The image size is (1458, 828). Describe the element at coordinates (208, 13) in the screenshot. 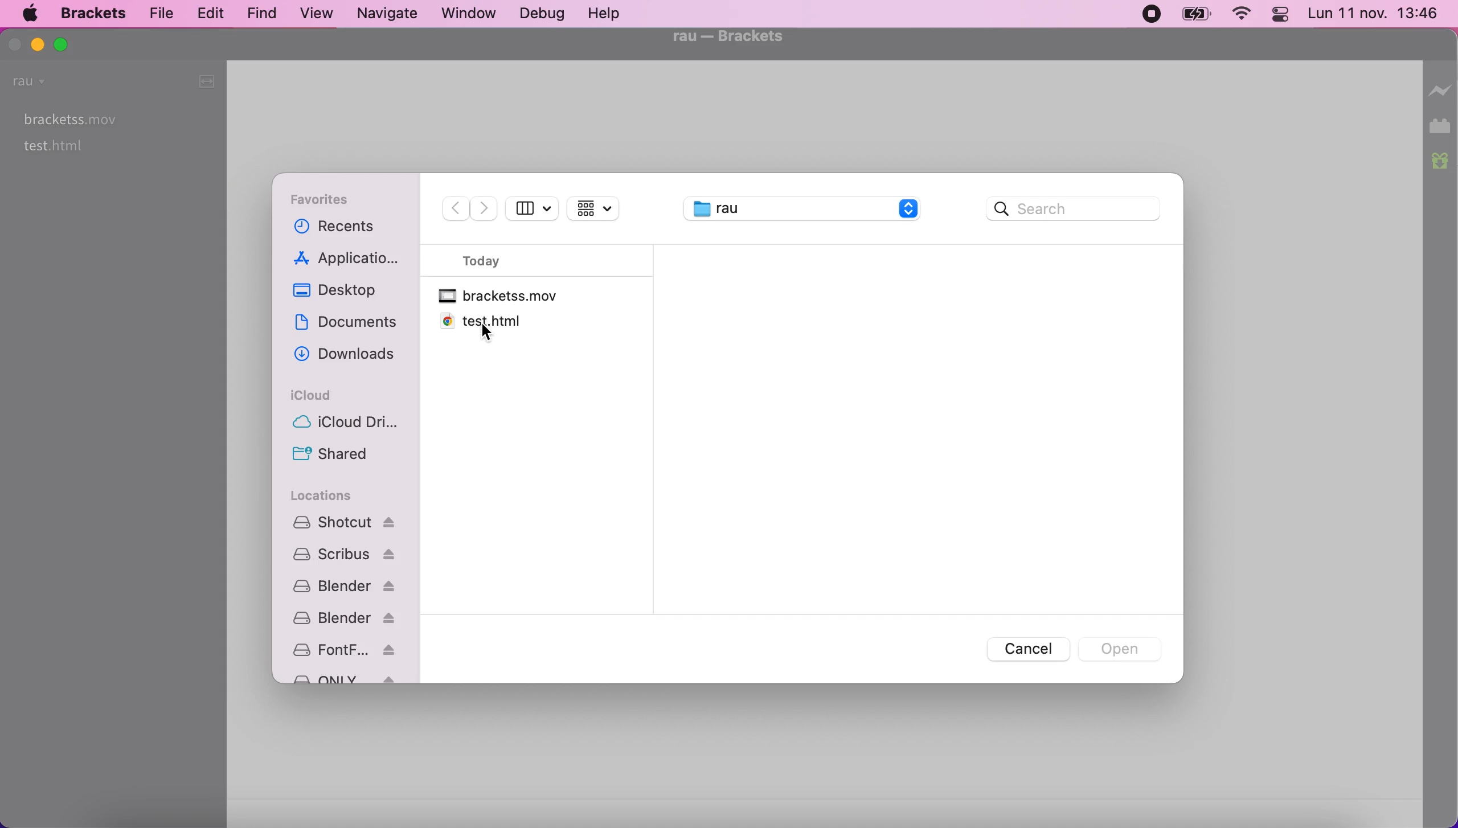

I see `edit` at that location.